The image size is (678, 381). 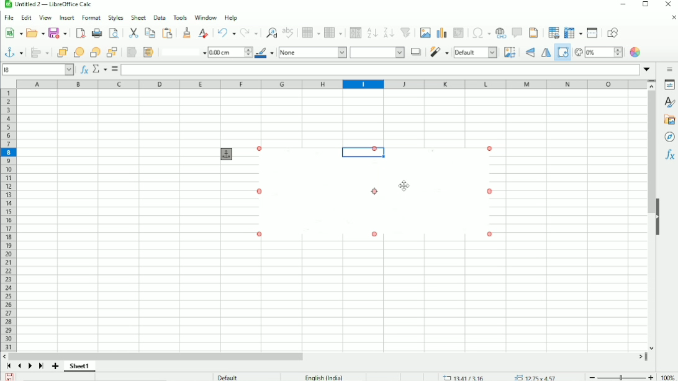 I want to click on Bring to front, so click(x=60, y=52).